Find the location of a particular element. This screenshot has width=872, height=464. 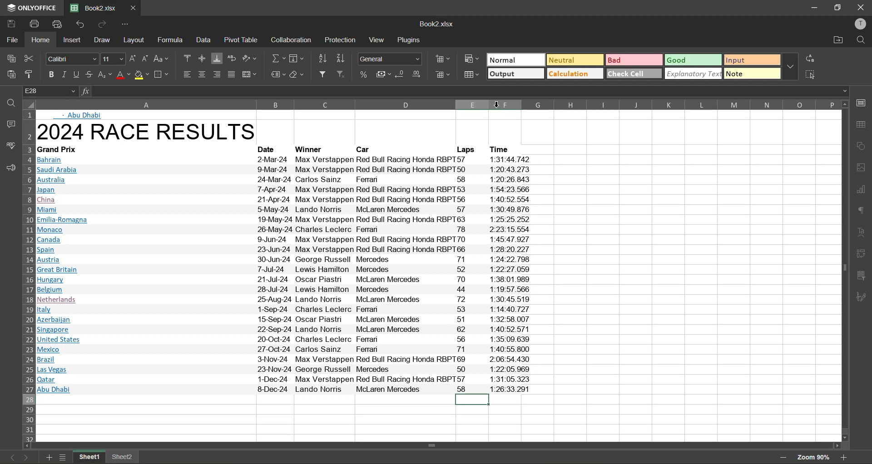

draw is located at coordinates (101, 40).